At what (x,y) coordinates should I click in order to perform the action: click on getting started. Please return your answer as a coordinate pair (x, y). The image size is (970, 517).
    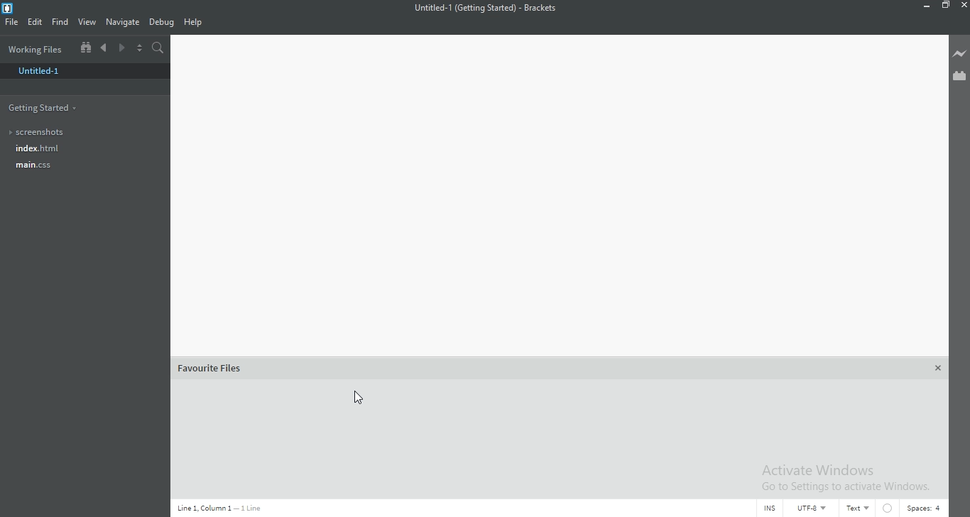
    Looking at the image, I should click on (82, 105).